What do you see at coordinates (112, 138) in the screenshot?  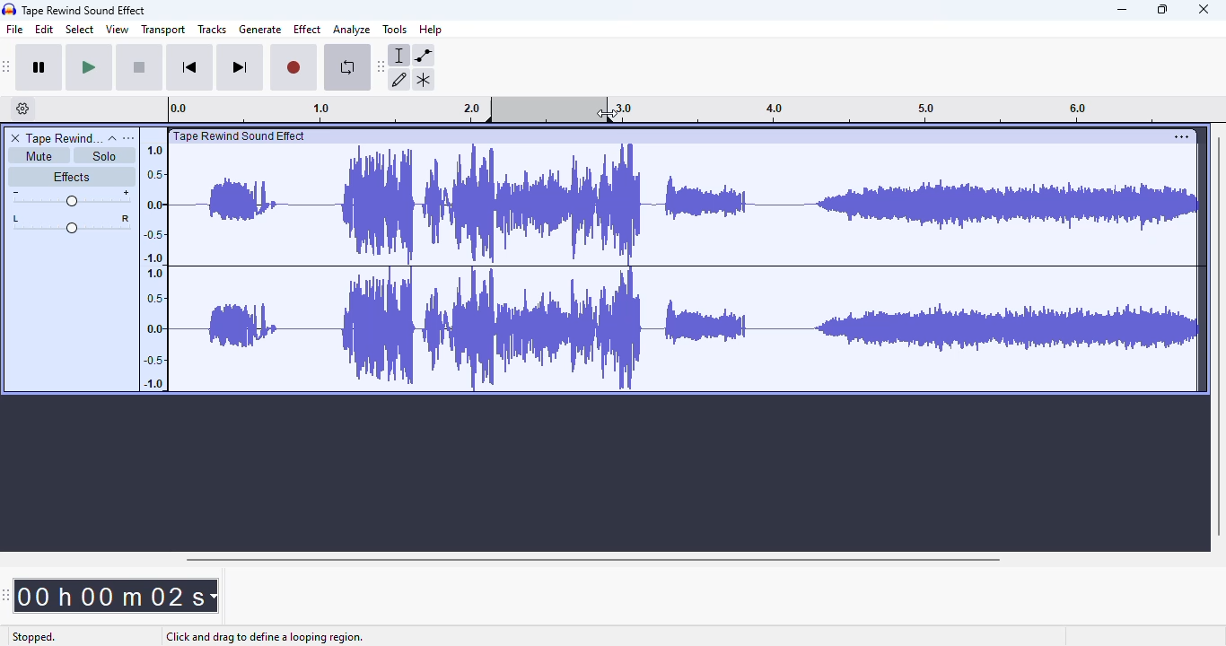 I see `collapse` at bounding box center [112, 138].